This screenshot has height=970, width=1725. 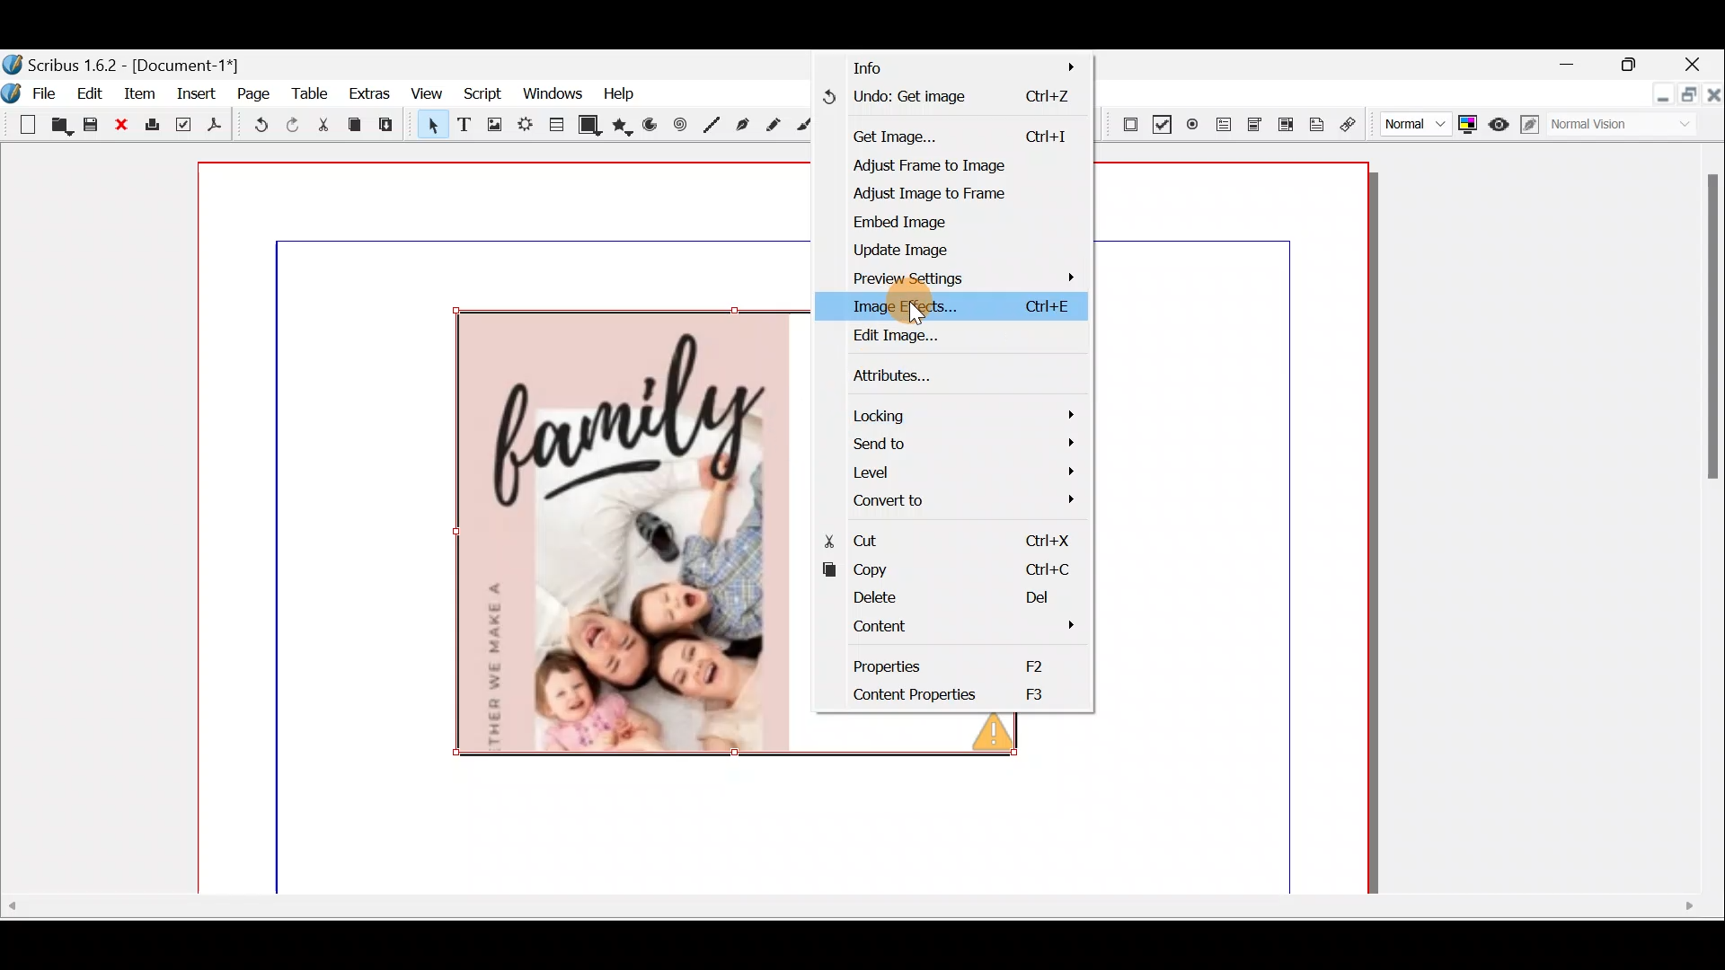 I want to click on Arc, so click(x=653, y=128).